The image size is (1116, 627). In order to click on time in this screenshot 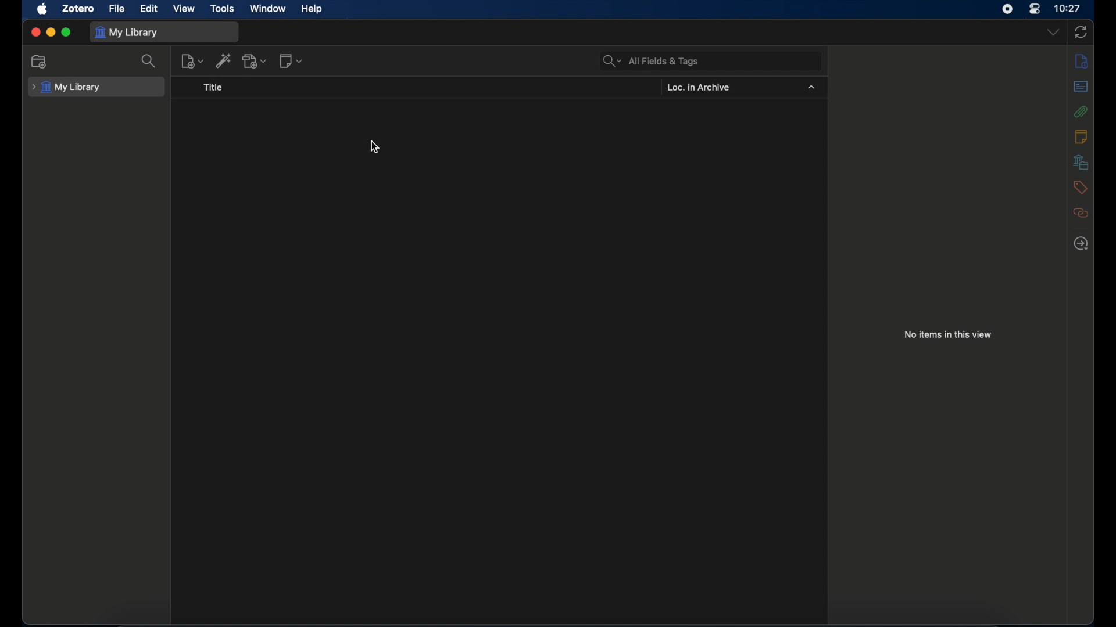, I will do `click(1068, 8)`.